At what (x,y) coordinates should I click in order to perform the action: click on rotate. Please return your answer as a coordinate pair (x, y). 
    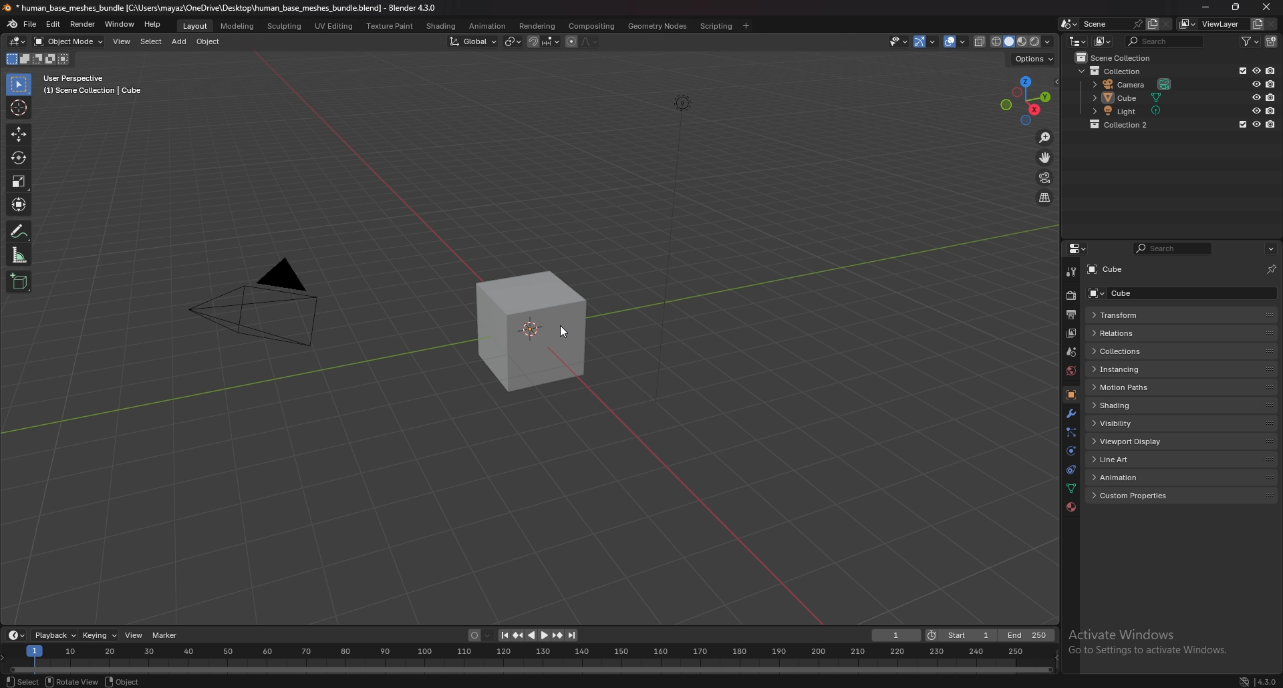
    Looking at the image, I should click on (19, 157).